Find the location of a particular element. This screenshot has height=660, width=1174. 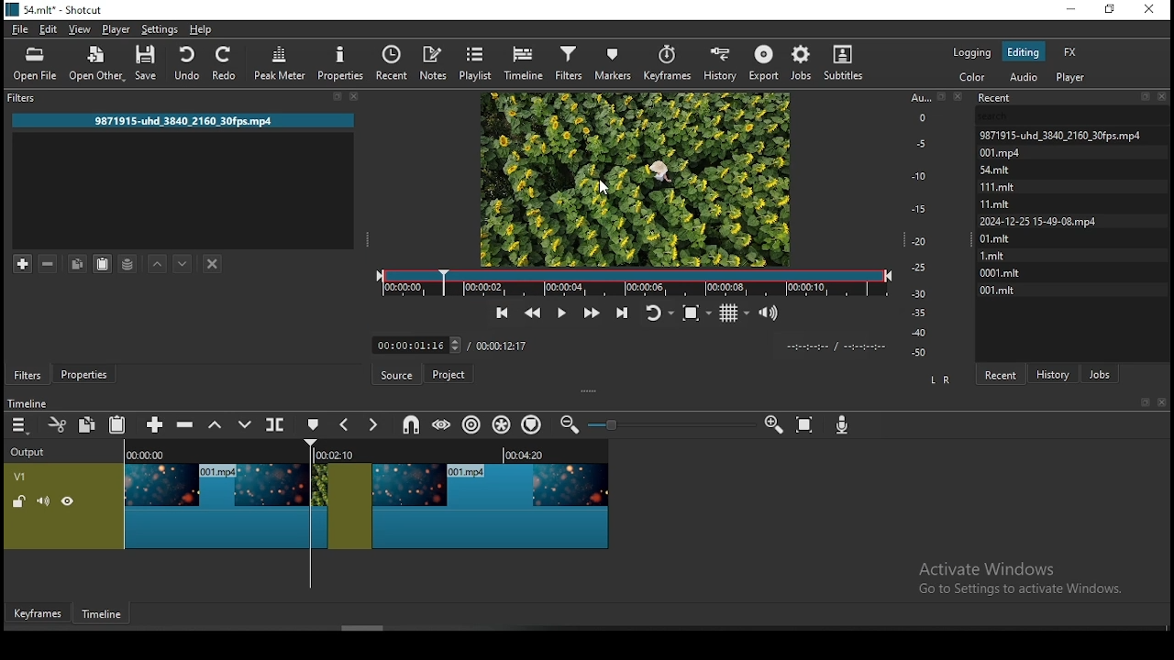

ripple markers is located at coordinates (531, 423).